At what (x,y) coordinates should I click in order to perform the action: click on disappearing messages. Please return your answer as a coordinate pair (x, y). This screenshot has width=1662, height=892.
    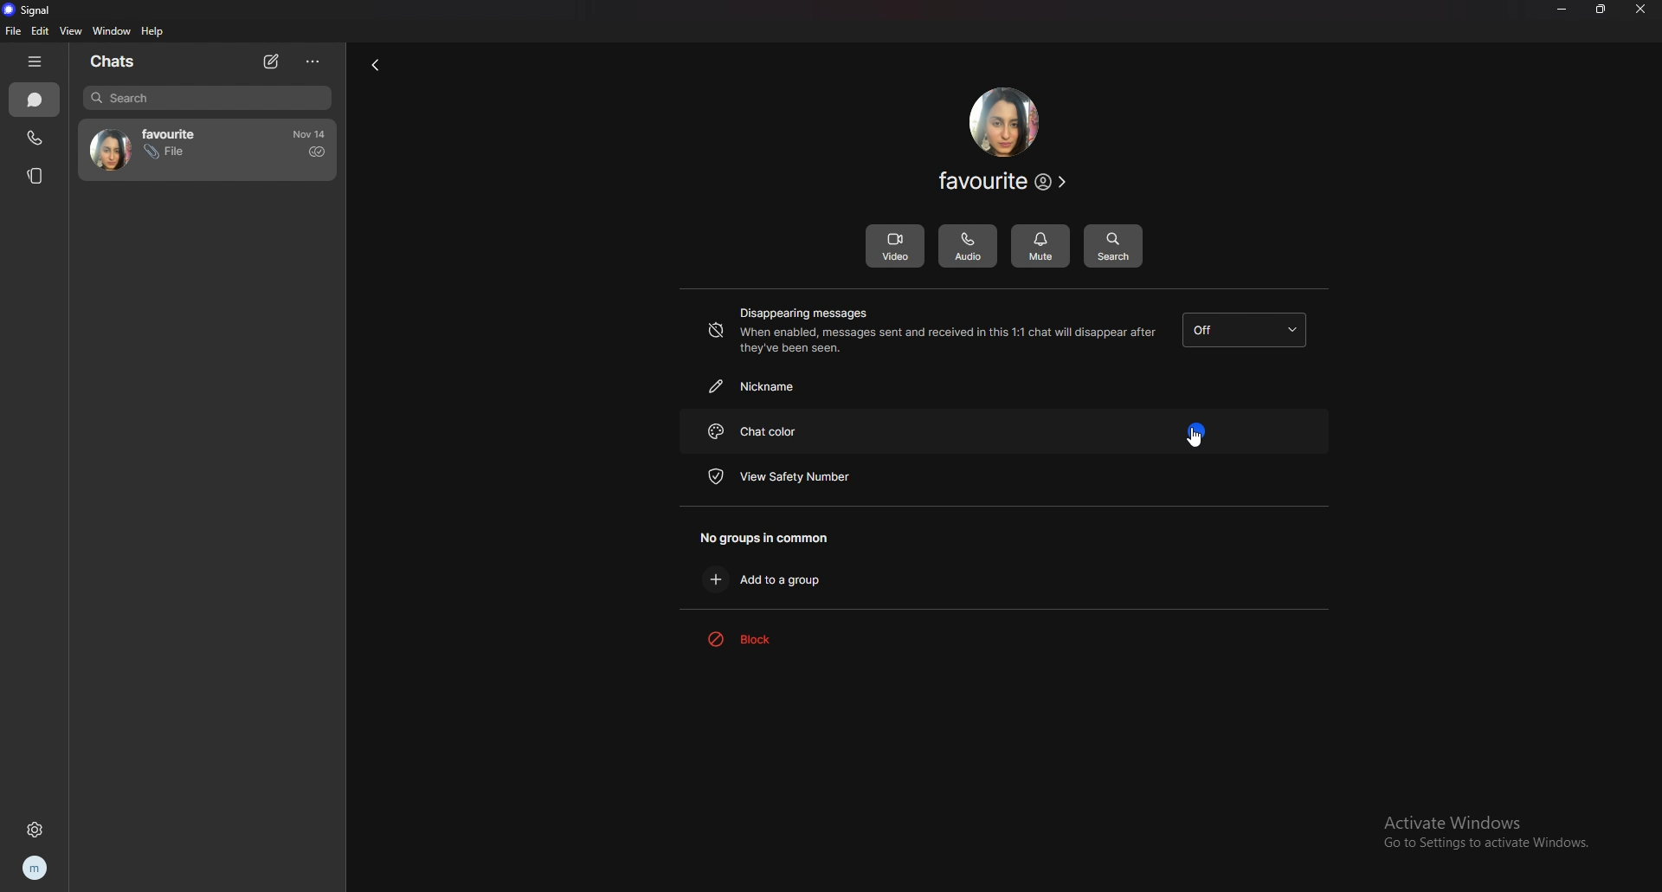
    Looking at the image, I should click on (930, 330).